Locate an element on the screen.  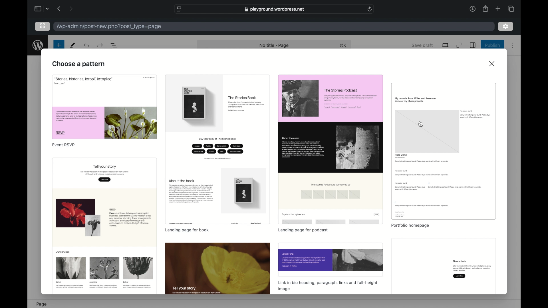
previous page is located at coordinates (59, 9).